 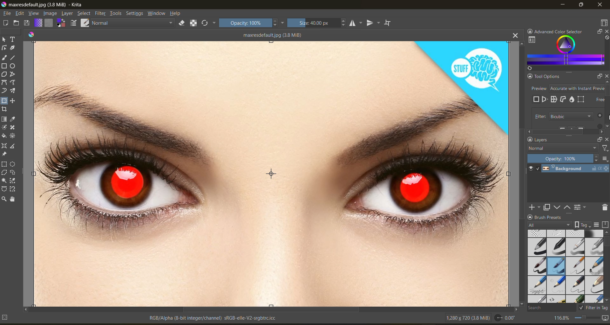 I want to click on float docker, so click(x=599, y=139).